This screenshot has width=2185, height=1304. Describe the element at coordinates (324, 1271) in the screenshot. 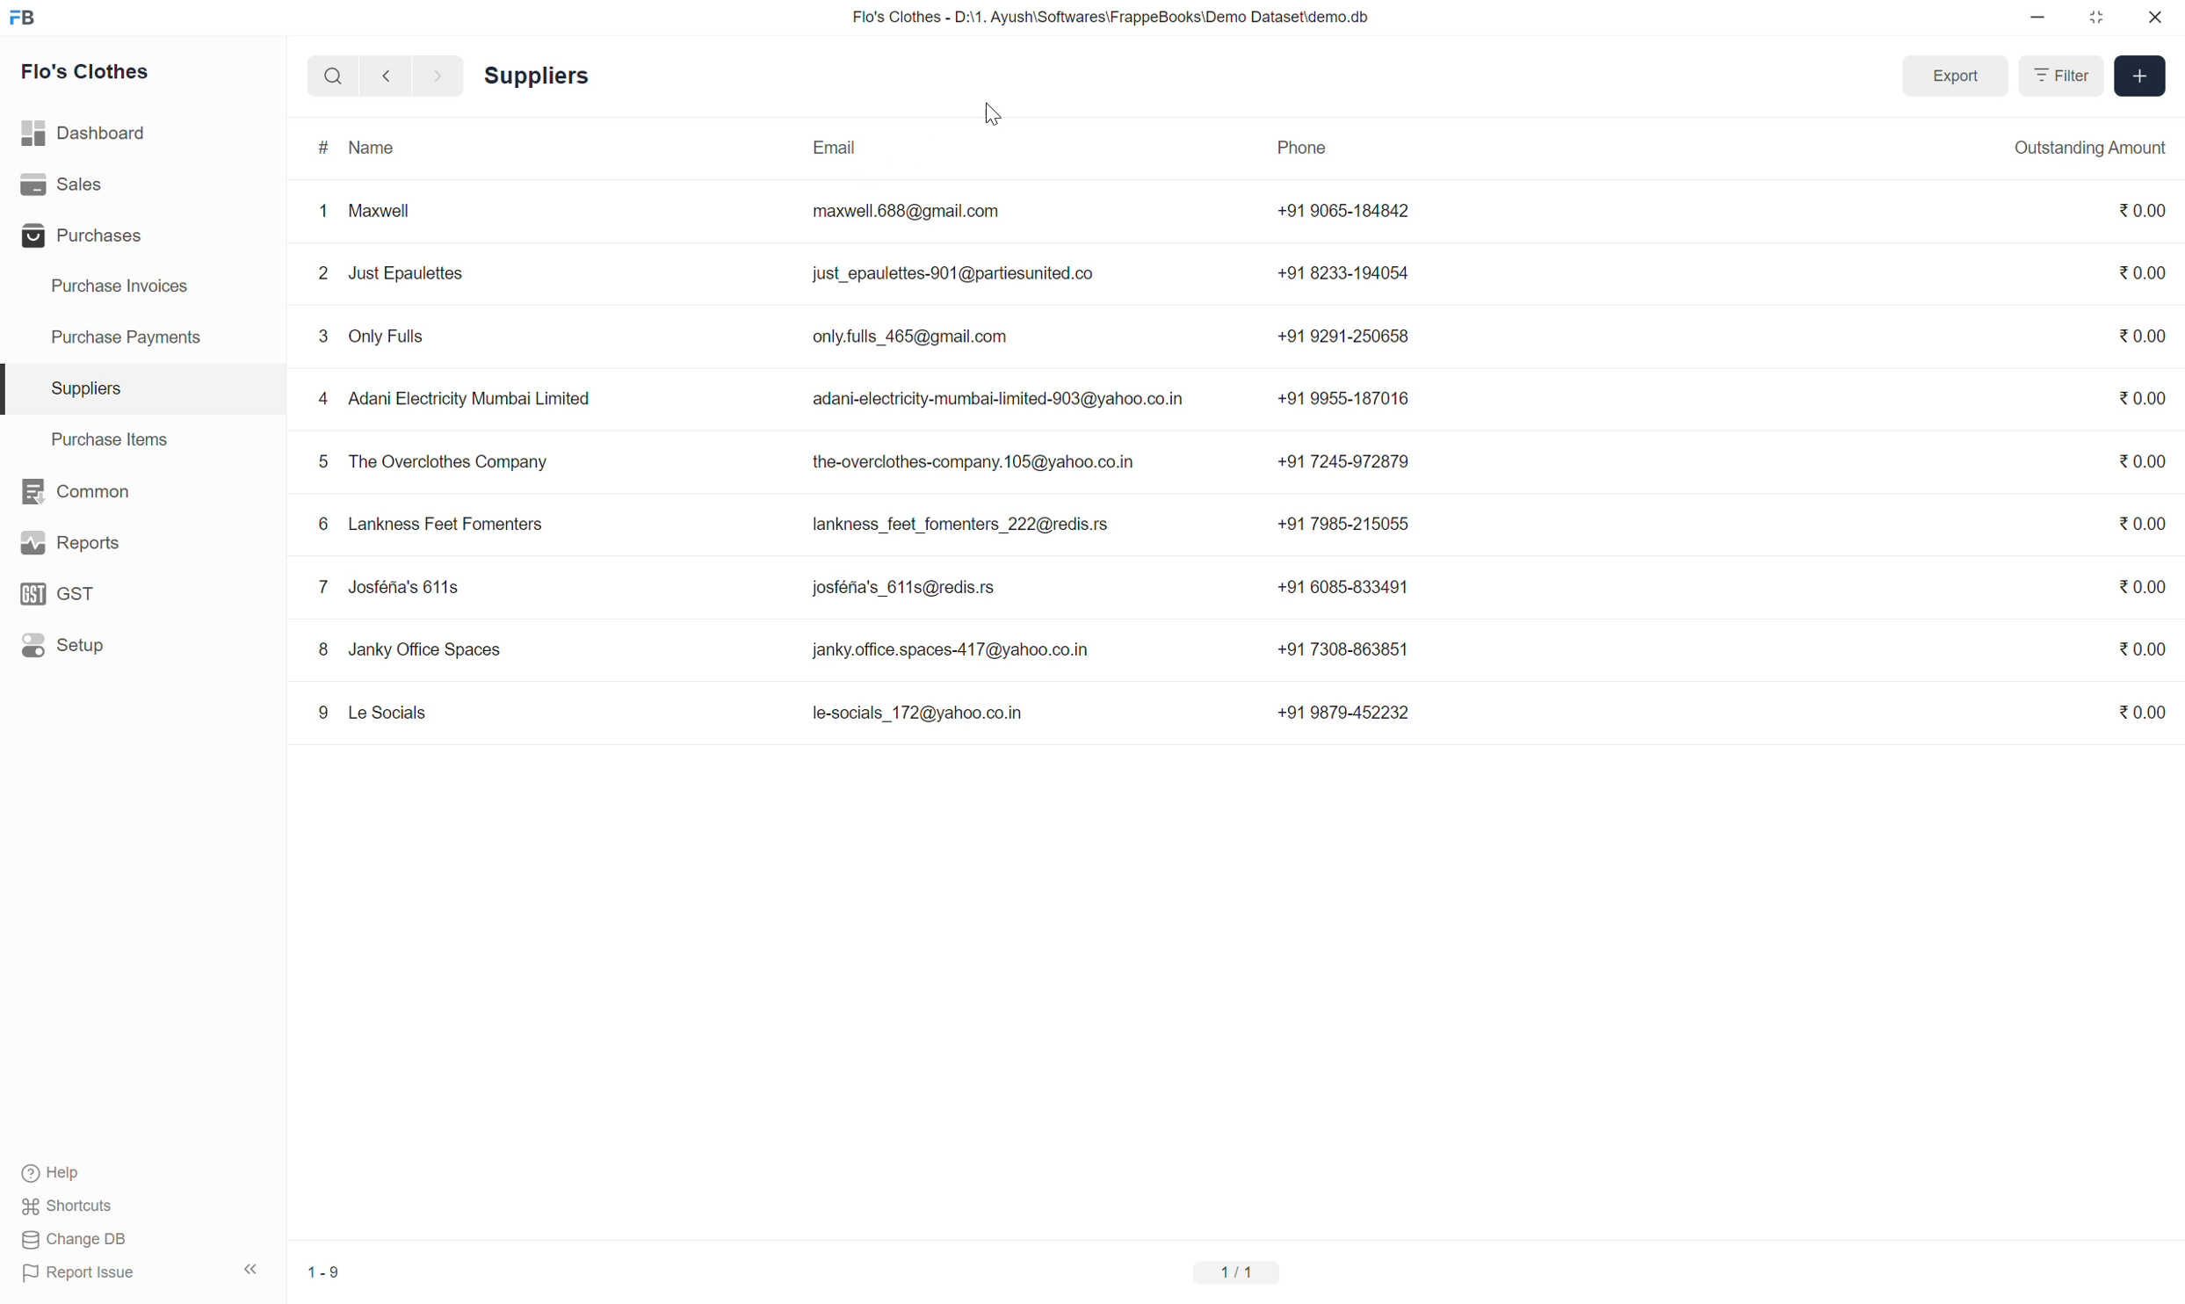

I see `1-9` at that location.